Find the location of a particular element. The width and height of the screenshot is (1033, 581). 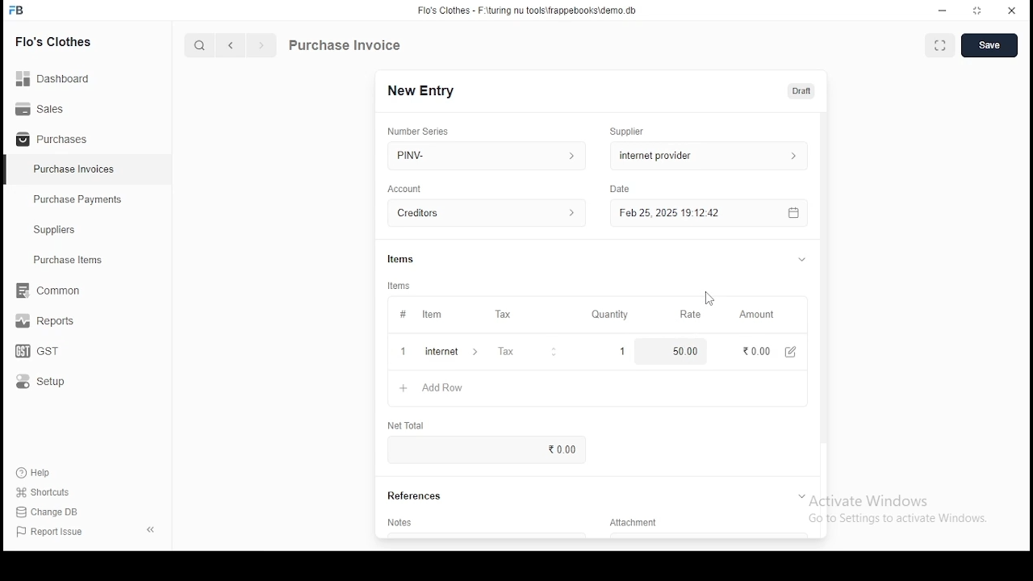

Supplier is located at coordinates (628, 132).